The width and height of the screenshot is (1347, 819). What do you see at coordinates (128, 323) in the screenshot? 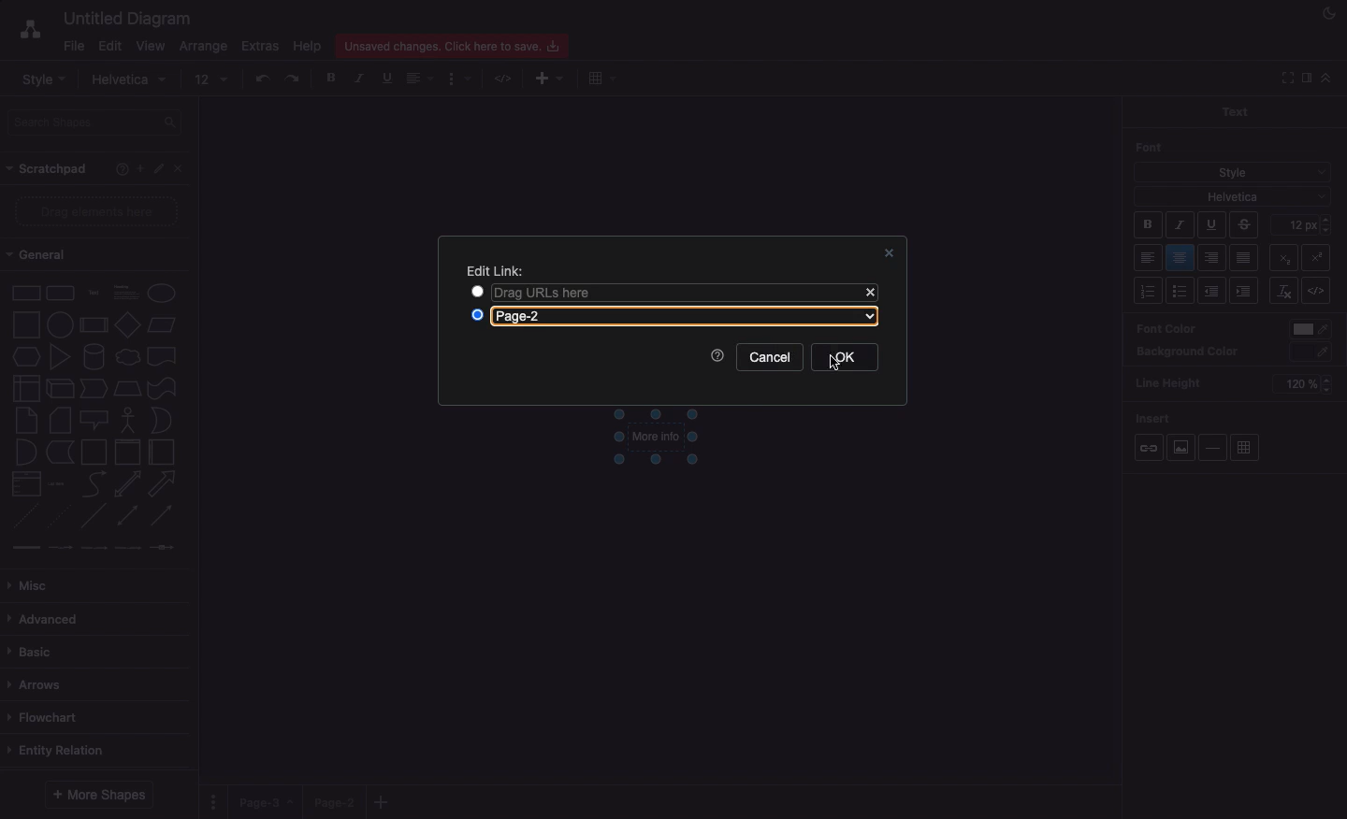
I see `diamond` at bounding box center [128, 323].